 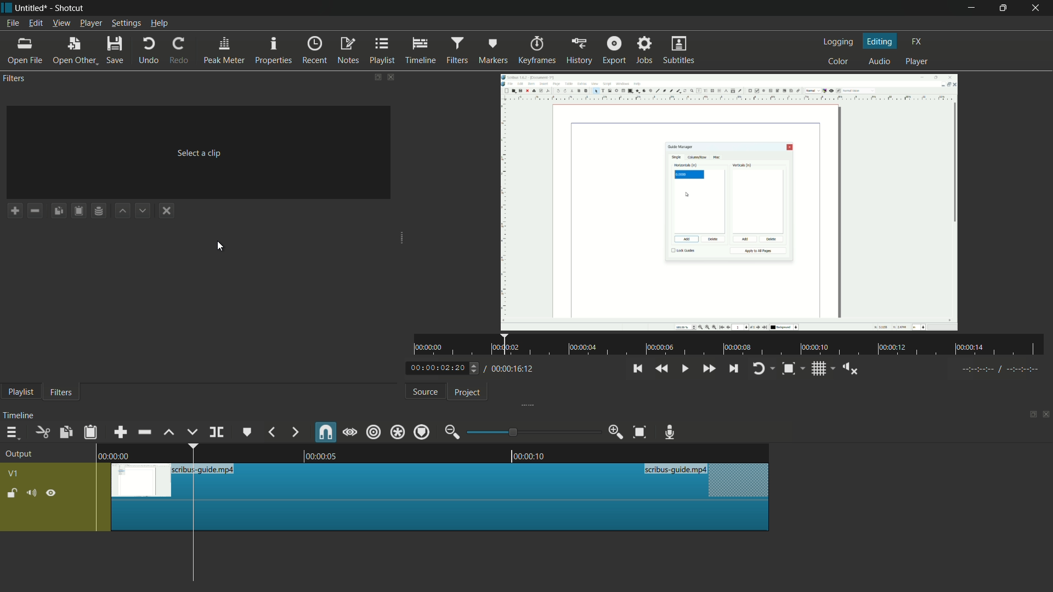 What do you see at coordinates (729, 202) in the screenshot?
I see `imported file` at bounding box center [729, 202].